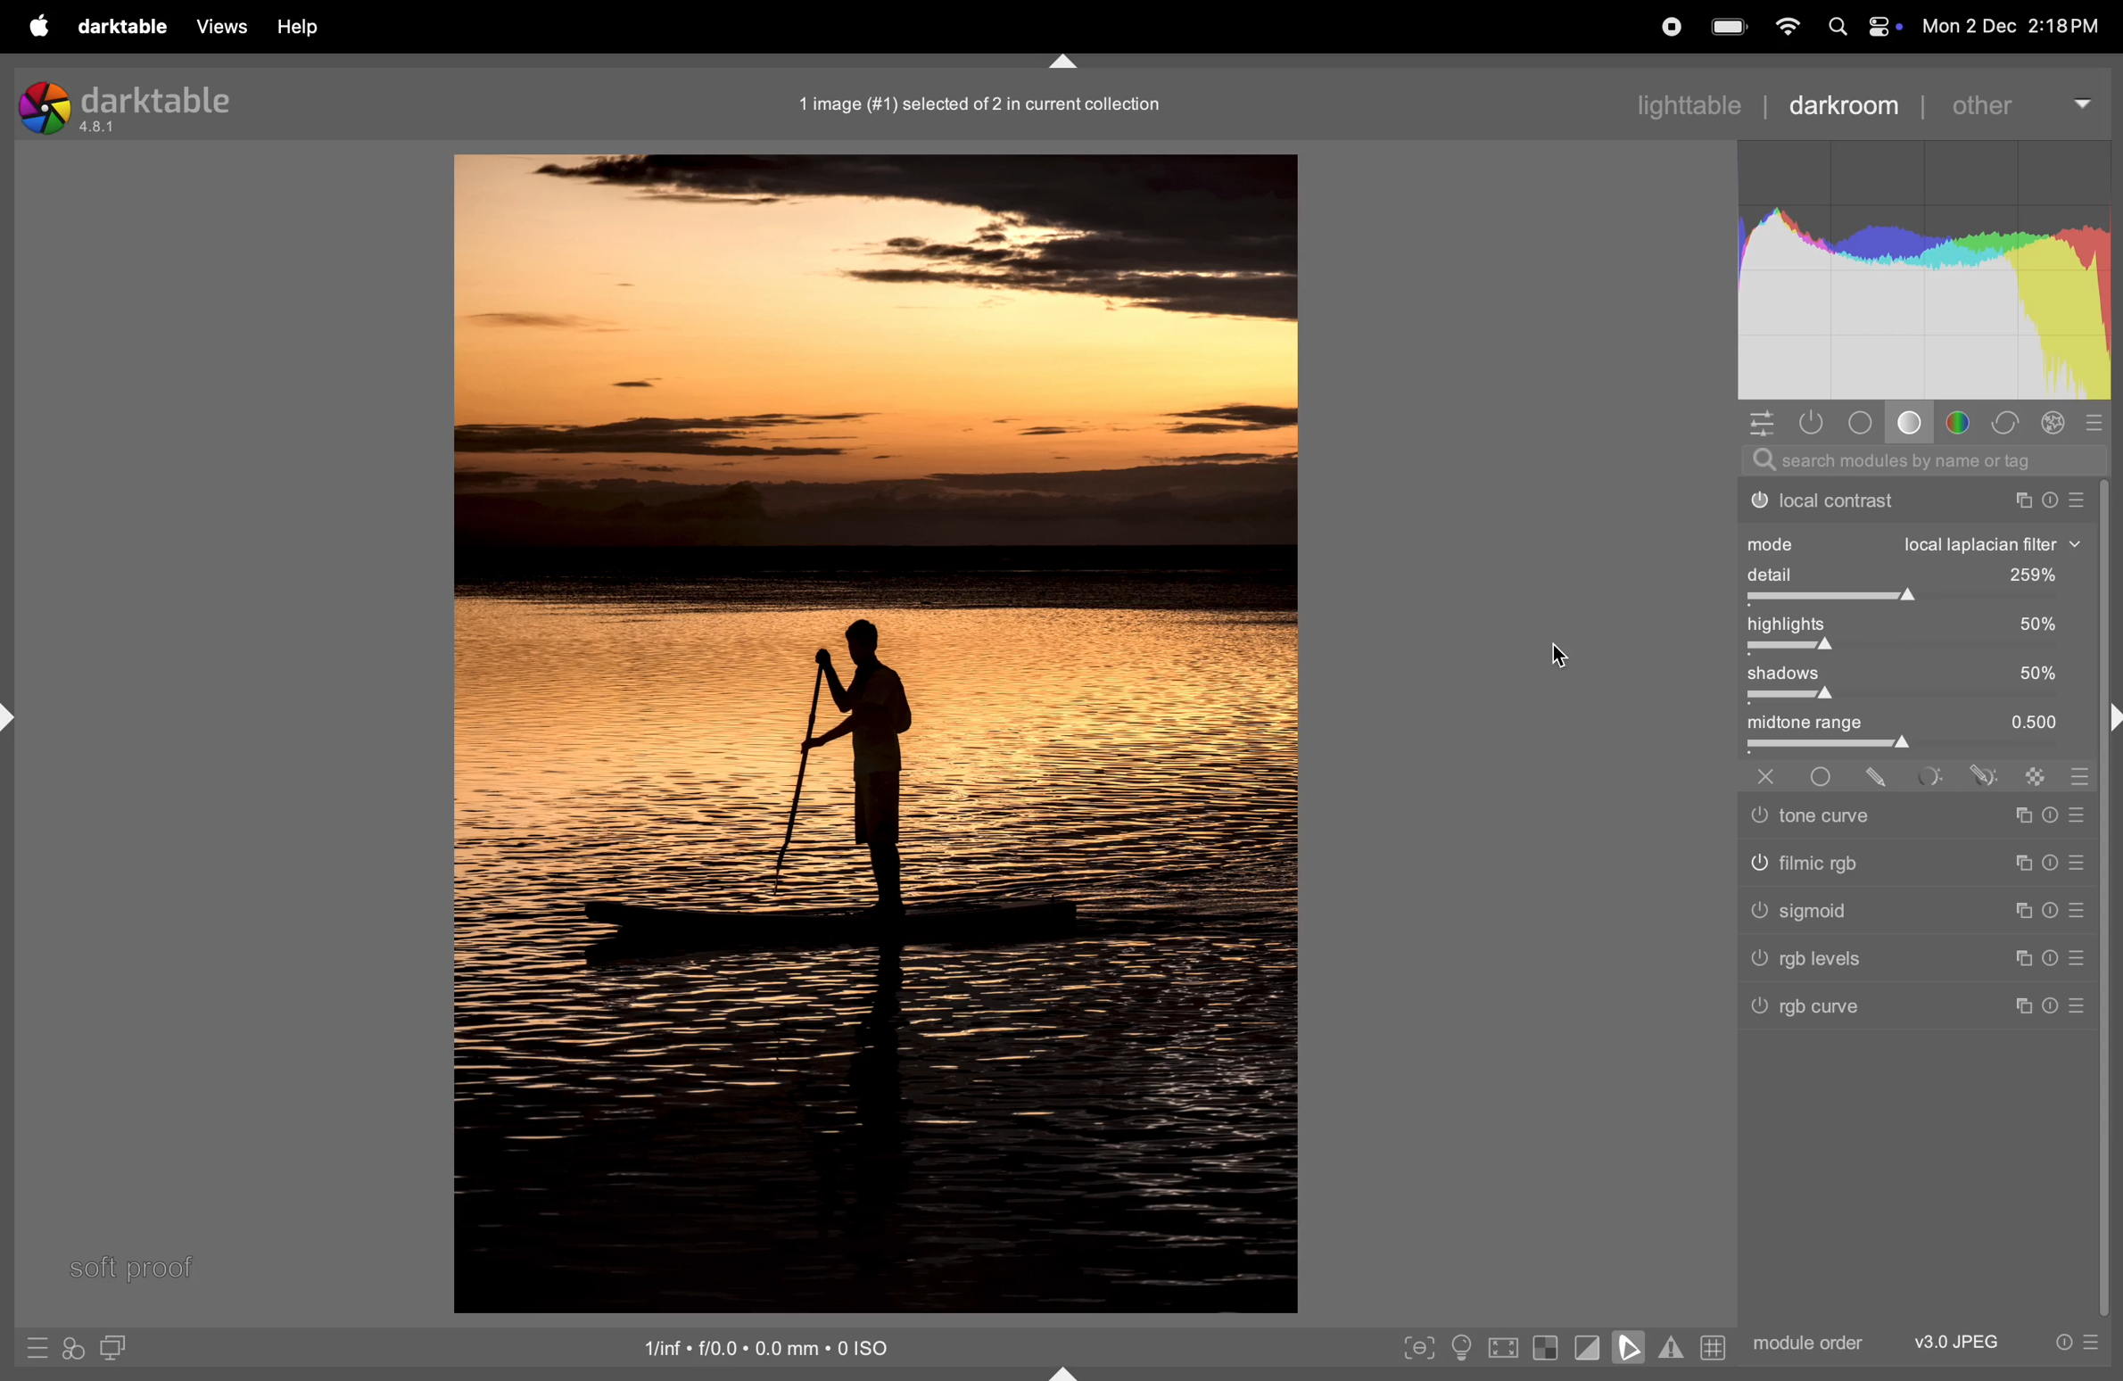  I want to click on grid, so click(1712, 1345).